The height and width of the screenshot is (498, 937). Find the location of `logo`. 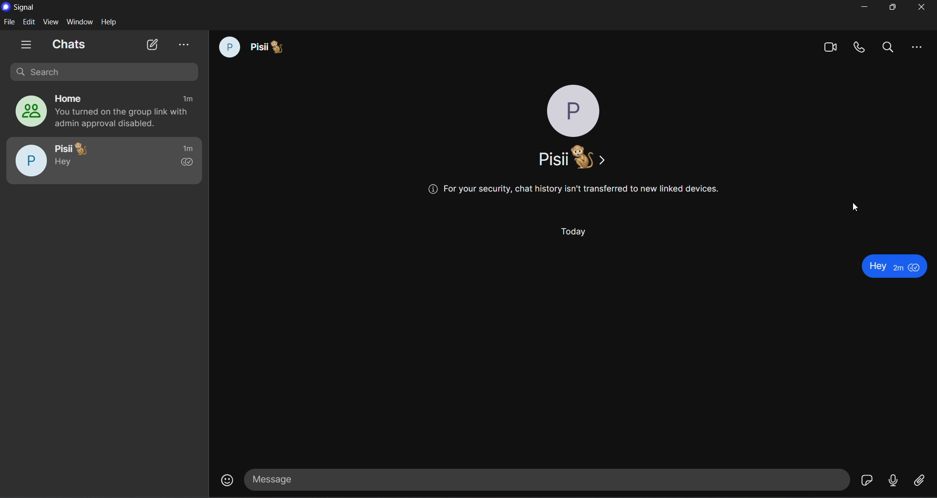

logo is located at coordinates (6, 6).